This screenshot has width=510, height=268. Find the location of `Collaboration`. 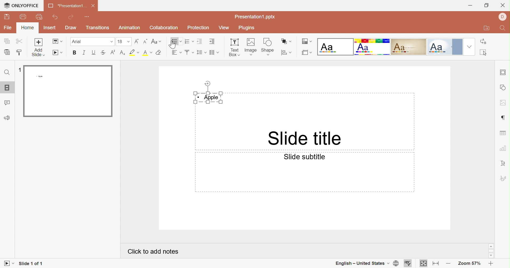

Collaboration is located at coordinates (164, 28).